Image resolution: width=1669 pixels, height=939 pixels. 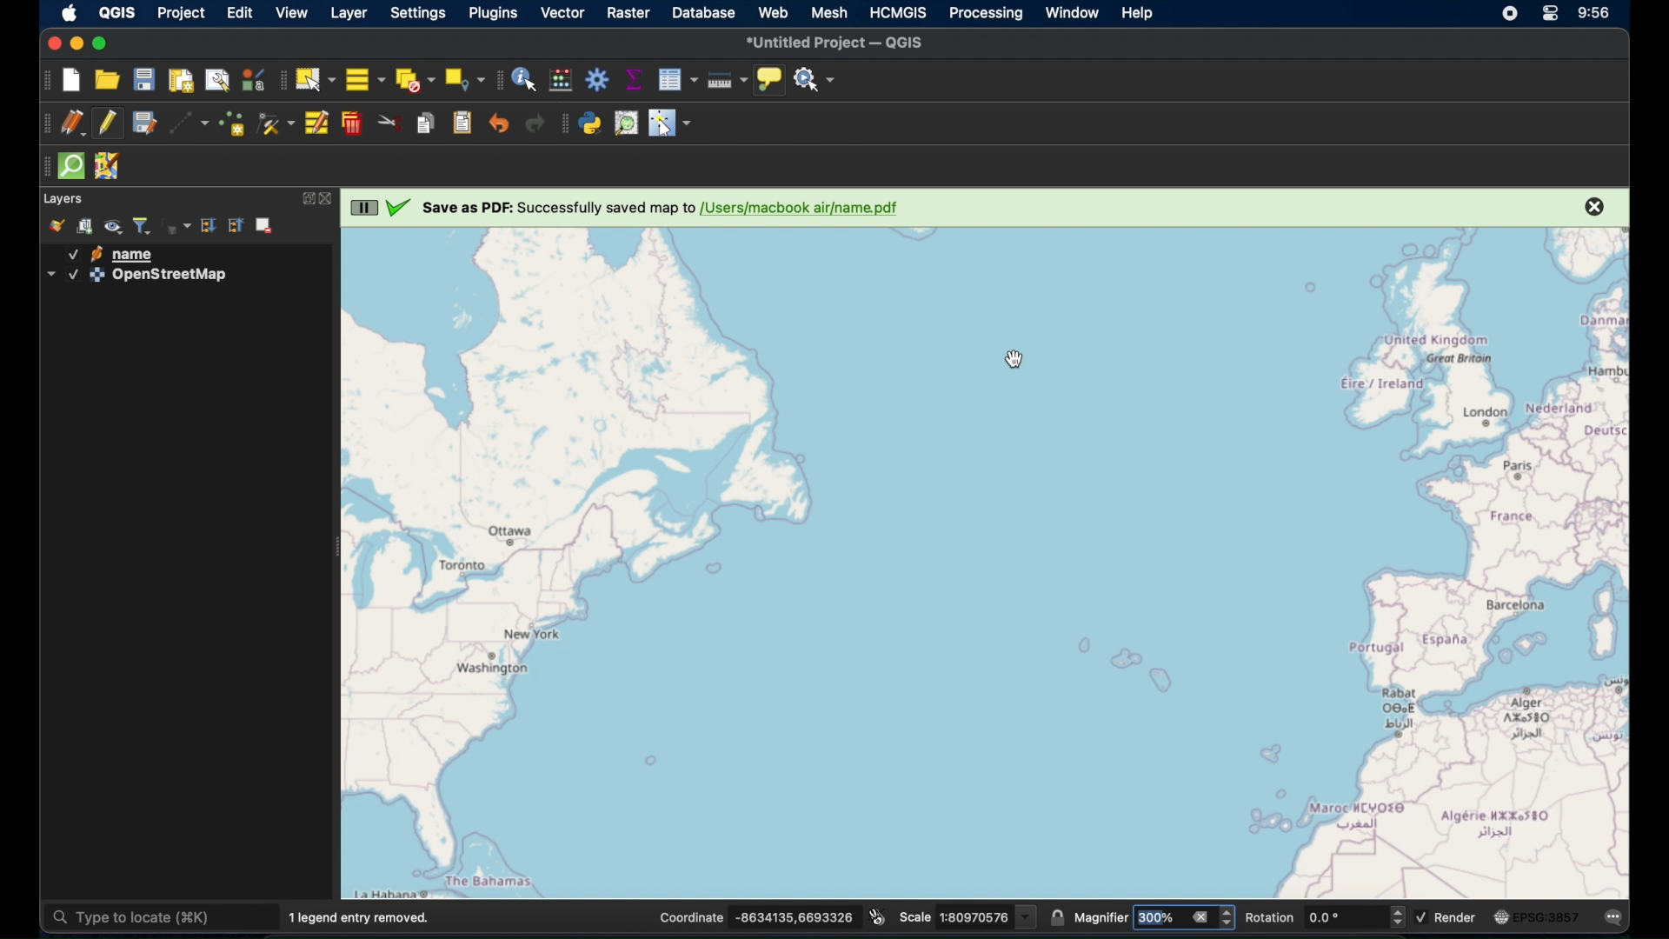 What do you see at coordinates (498, 123) in the screenshot?
I see `undo` at bounding box center [498, 123].